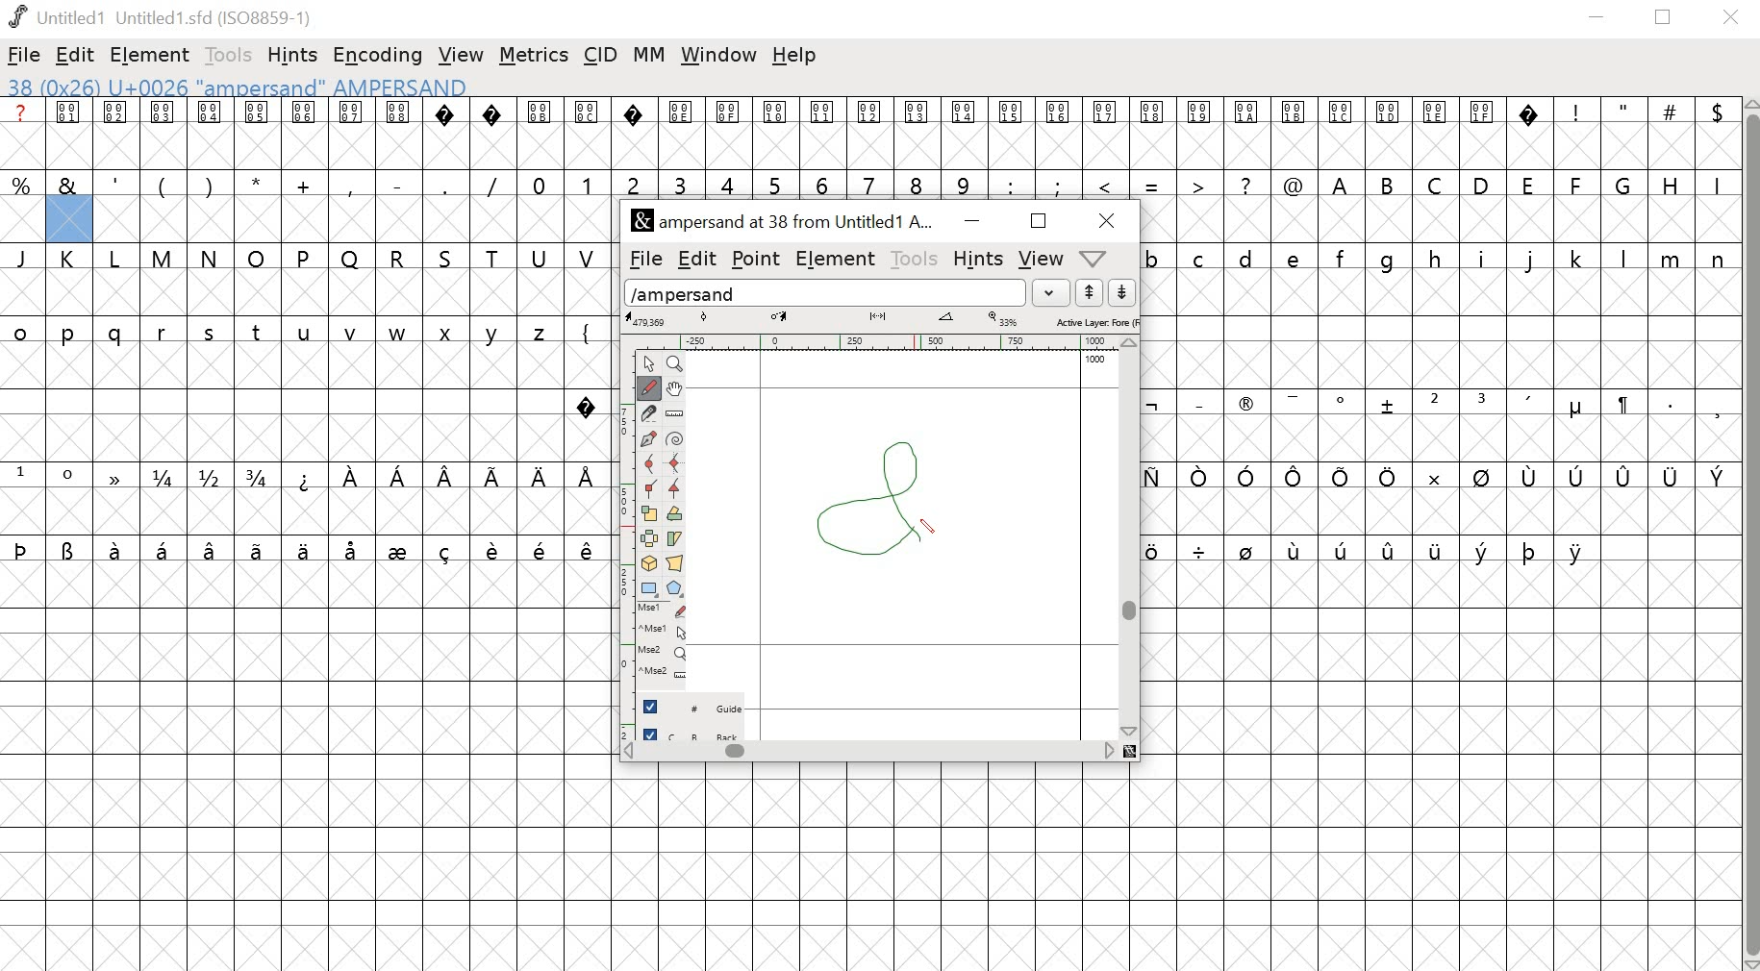 This screenshot has height=971, width=1760. I want to click on 3, so click(681, 183).